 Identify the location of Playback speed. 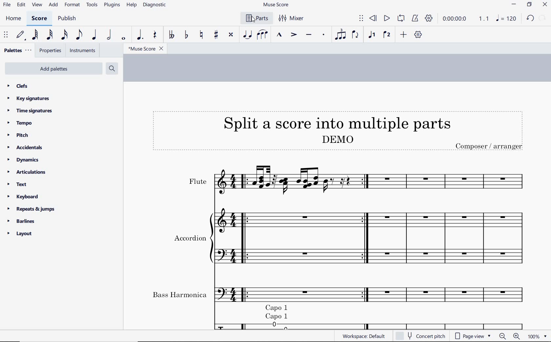
(484, 18).